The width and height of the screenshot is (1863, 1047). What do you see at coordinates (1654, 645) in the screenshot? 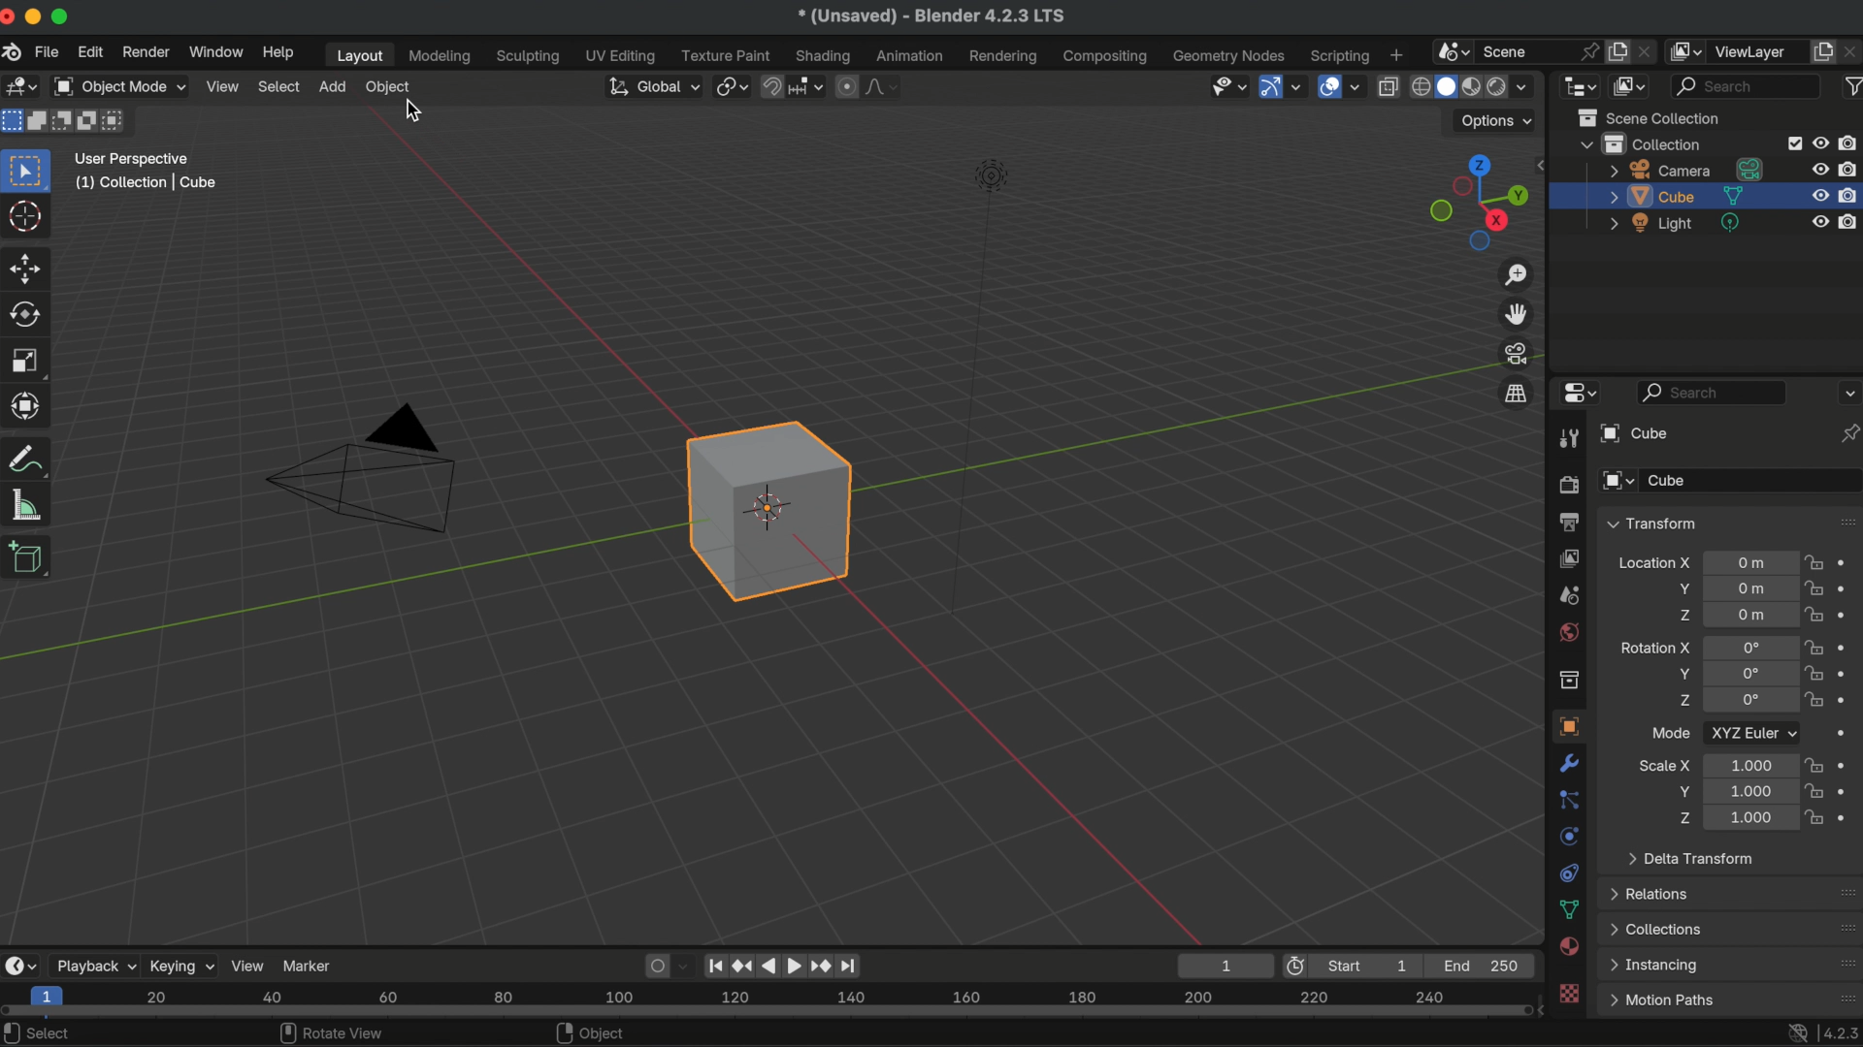
I see `rotation X` at bounding box center [1654, 645].